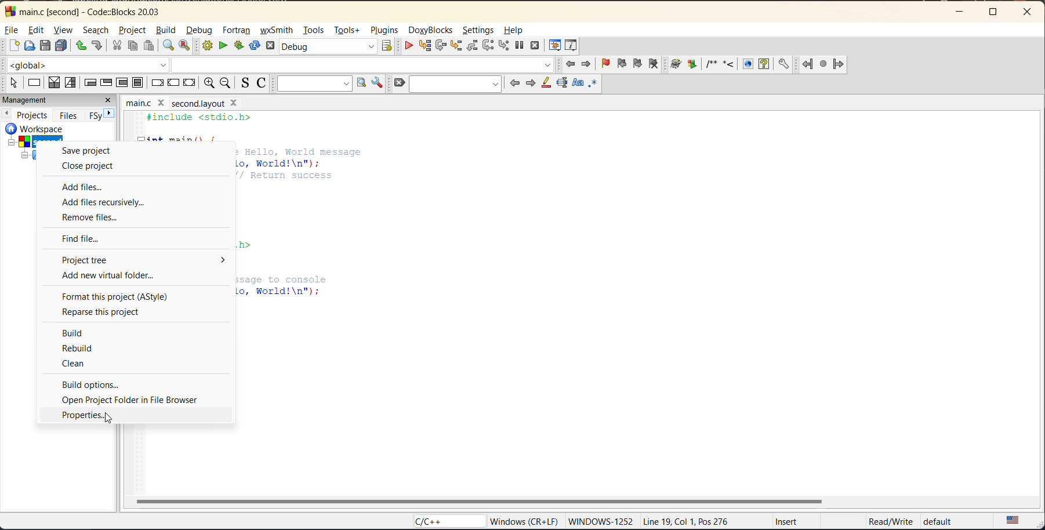 This screenshot has height=530, width=1045. What do you see at coordinates (489, 45) in the screenshot?
I see `next instruction` at bounding box center [489, 45].